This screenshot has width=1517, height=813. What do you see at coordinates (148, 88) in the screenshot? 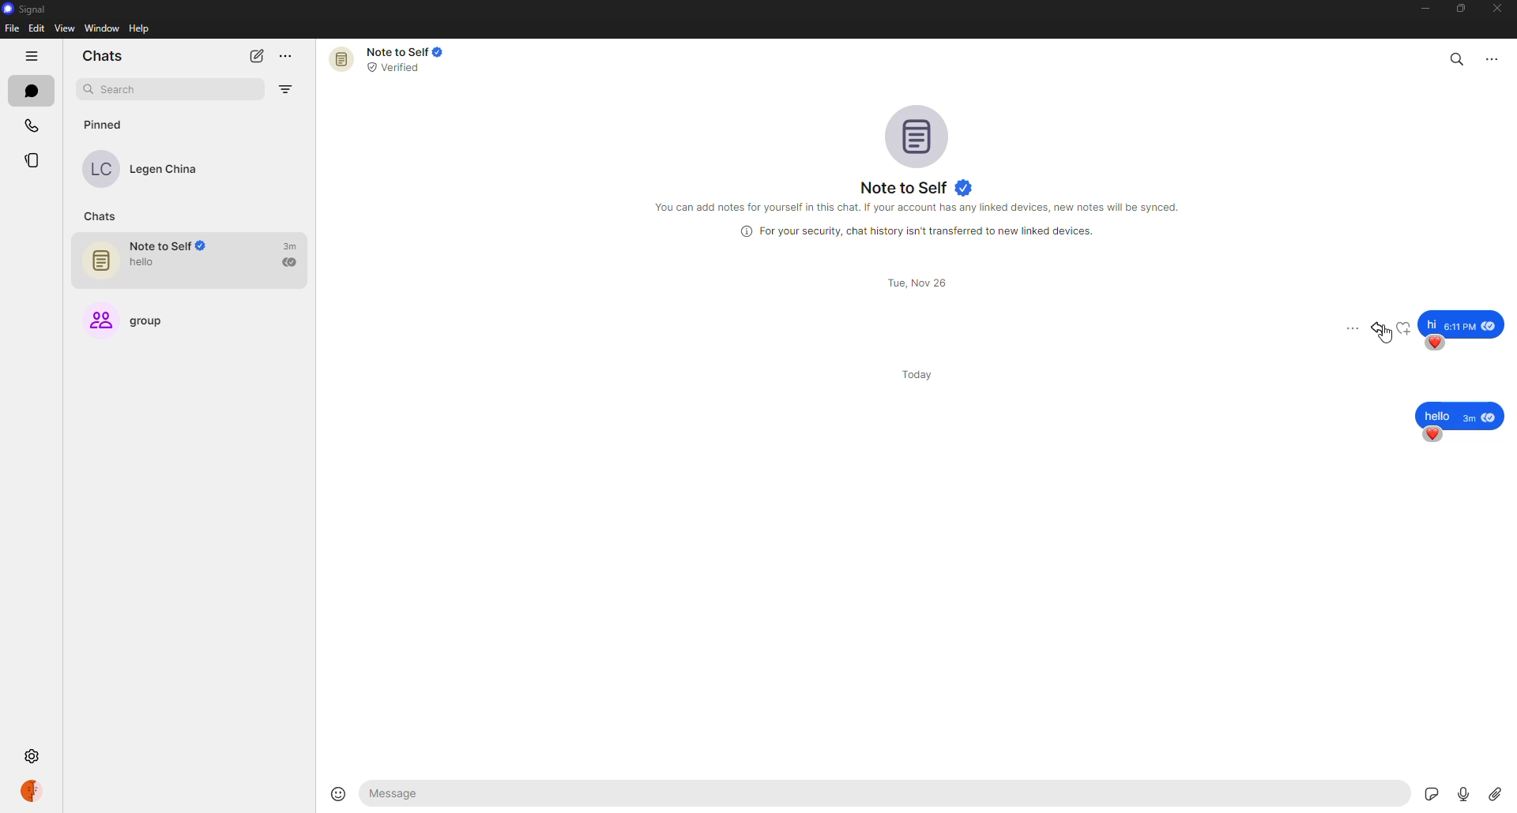
I see `search` at bounding box center [148, 88].